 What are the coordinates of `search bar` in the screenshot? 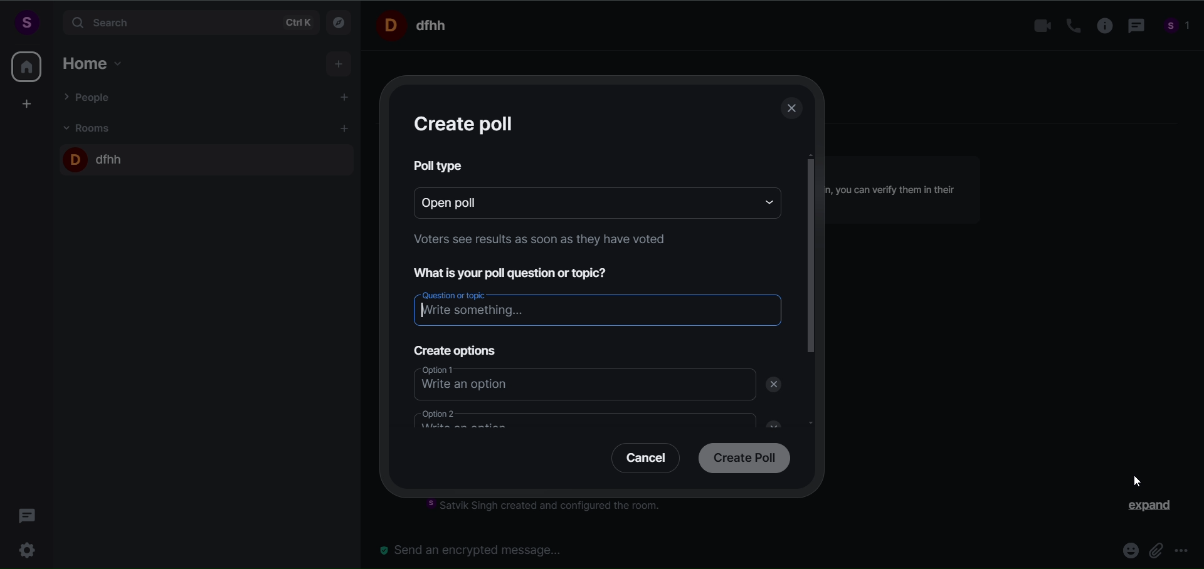 It's located at (188, 23).